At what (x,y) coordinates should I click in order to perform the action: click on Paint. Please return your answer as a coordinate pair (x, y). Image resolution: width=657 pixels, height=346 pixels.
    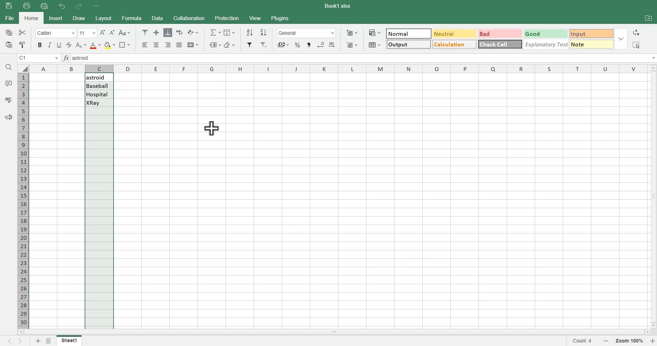
    Looking at the image, I should click on (22, 45).